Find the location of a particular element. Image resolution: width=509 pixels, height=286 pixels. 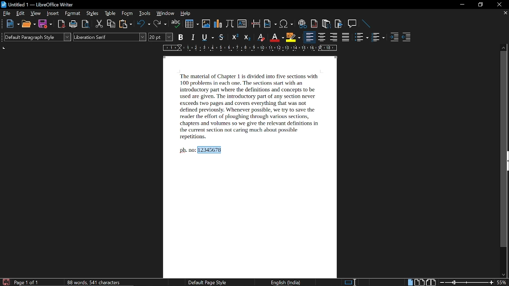

view is located at coordinates (36, 14).